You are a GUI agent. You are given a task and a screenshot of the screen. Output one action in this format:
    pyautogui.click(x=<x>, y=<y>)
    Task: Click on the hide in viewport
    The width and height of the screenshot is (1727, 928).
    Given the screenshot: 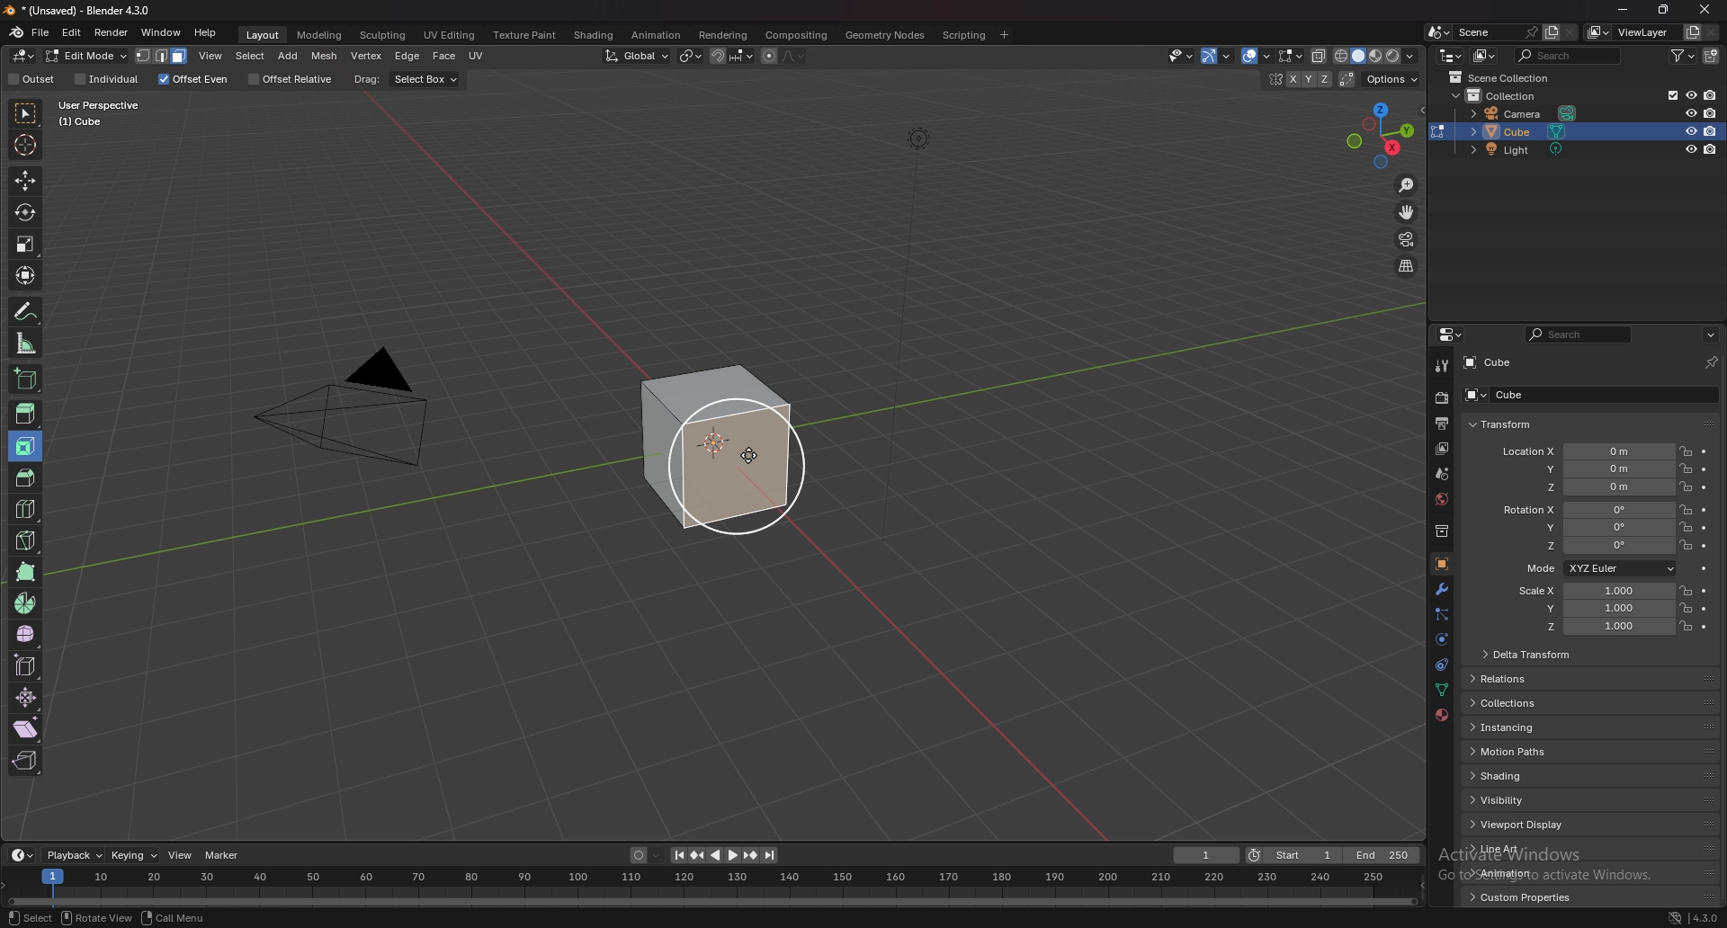 What is the action you would take?
    pyautogui.click(x=1688, y=130)
    